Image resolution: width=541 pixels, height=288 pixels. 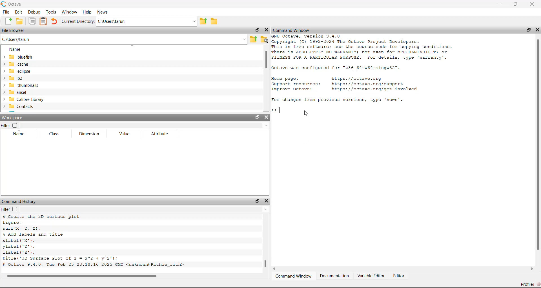 What do you see at coordinates (145, 125) in the screenshot?
I see `Dropdown` at bounding box center [145, 125].